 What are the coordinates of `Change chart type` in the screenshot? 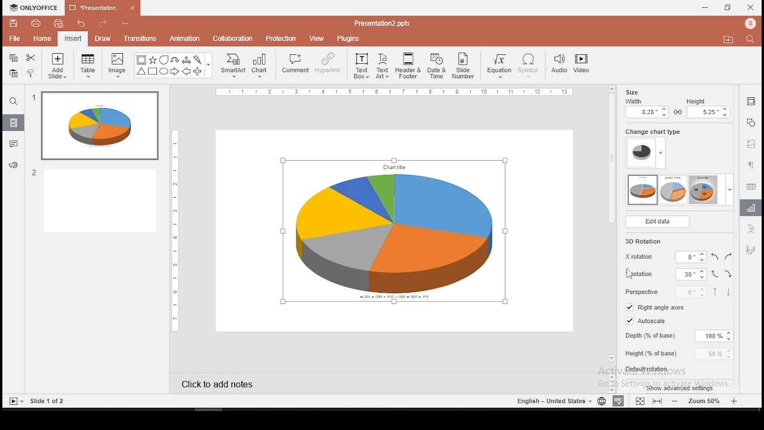 It's located at (651, 131).